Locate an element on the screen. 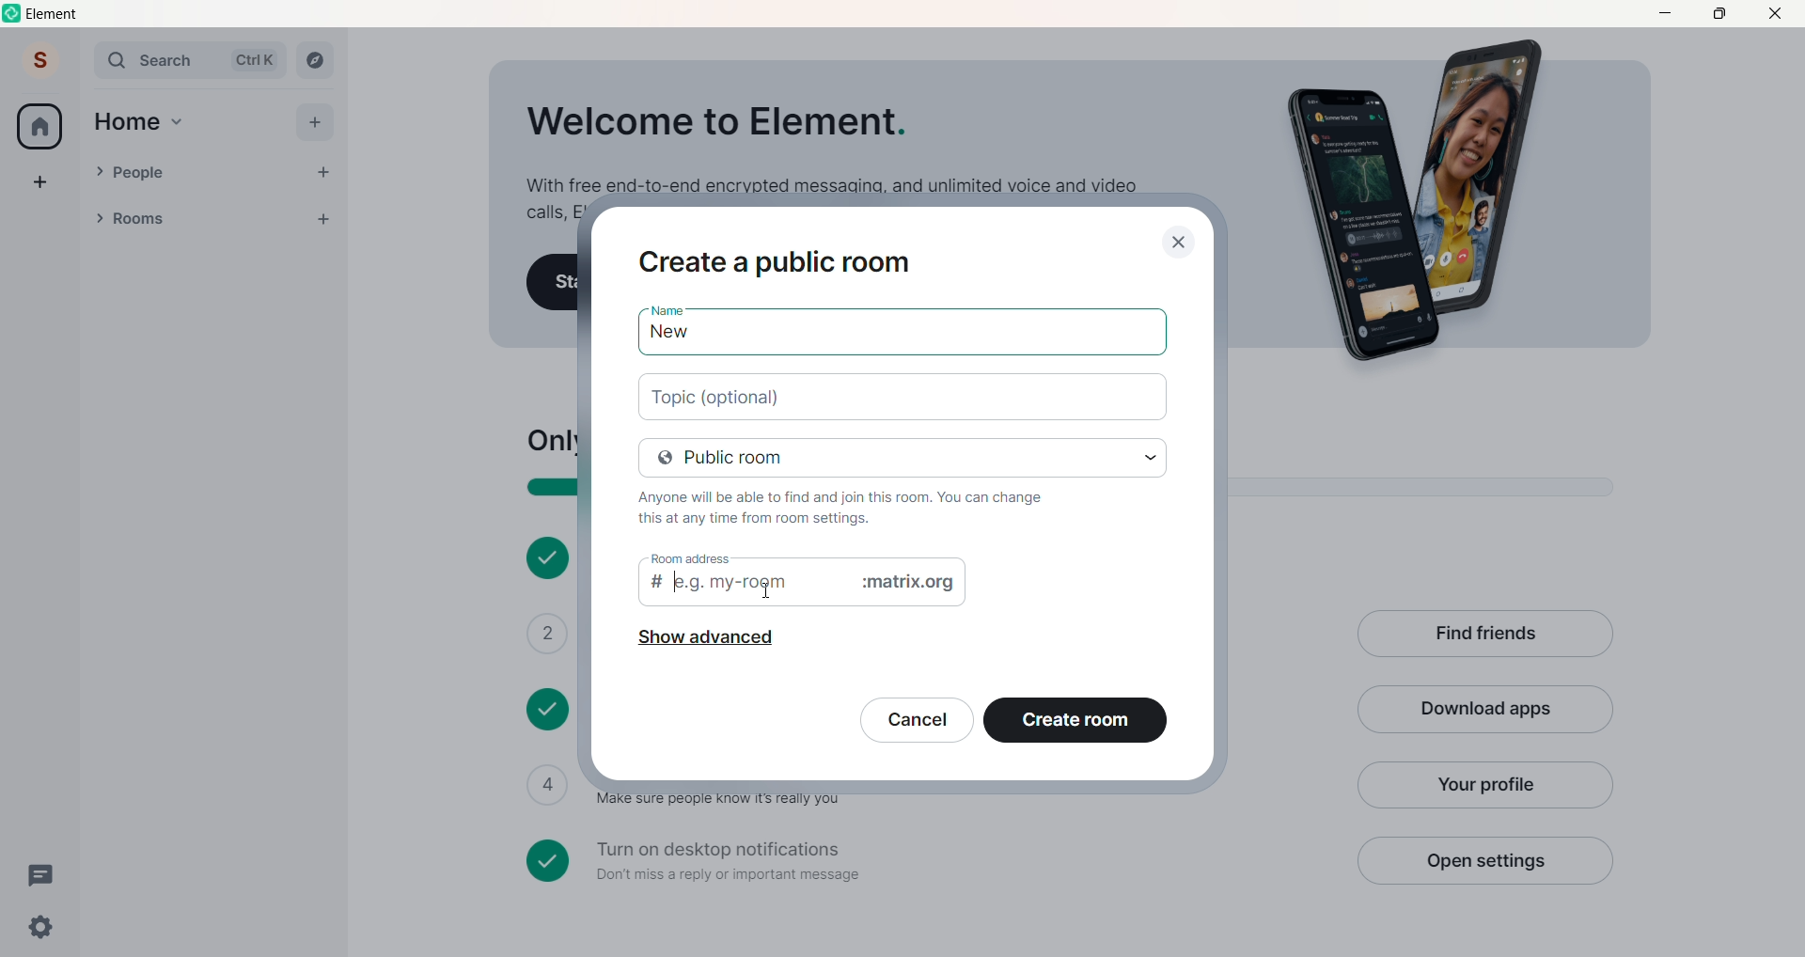  Only people invited will be able to find and join this room. You can
change this at any time from room settings. is located at coordinates (854, 507).